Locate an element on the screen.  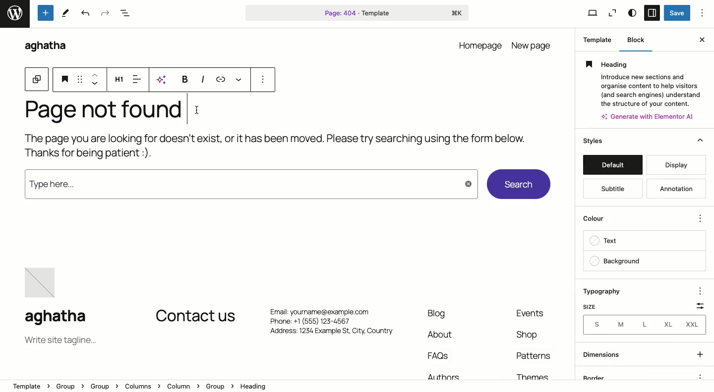
options is located at coordinates (263, 80).